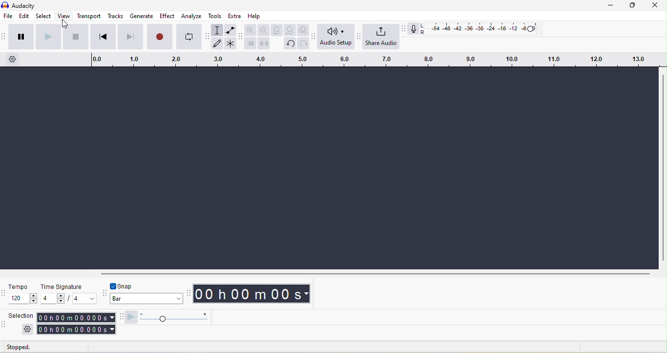 This screenshot has width=667, height=353. What do you see at coordinates (142, 16) in the screenshot?
I see `generate` at bounding box center [142, 16].